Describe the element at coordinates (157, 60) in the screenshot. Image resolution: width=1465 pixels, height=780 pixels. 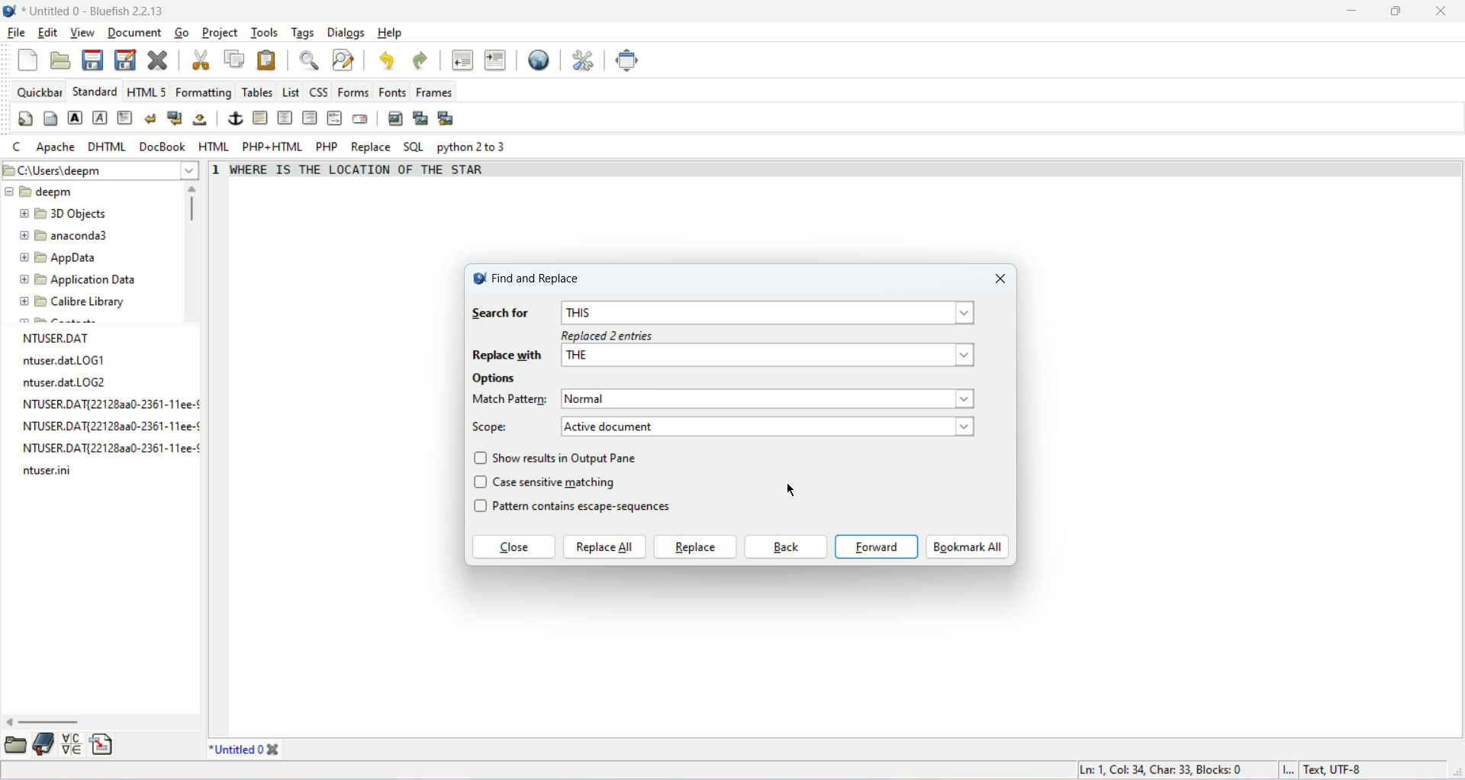
I see `close` at that location.